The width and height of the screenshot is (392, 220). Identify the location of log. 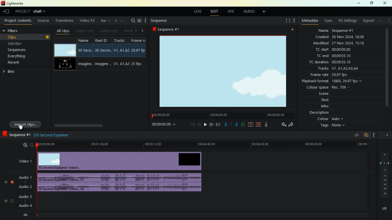
(199, 12).